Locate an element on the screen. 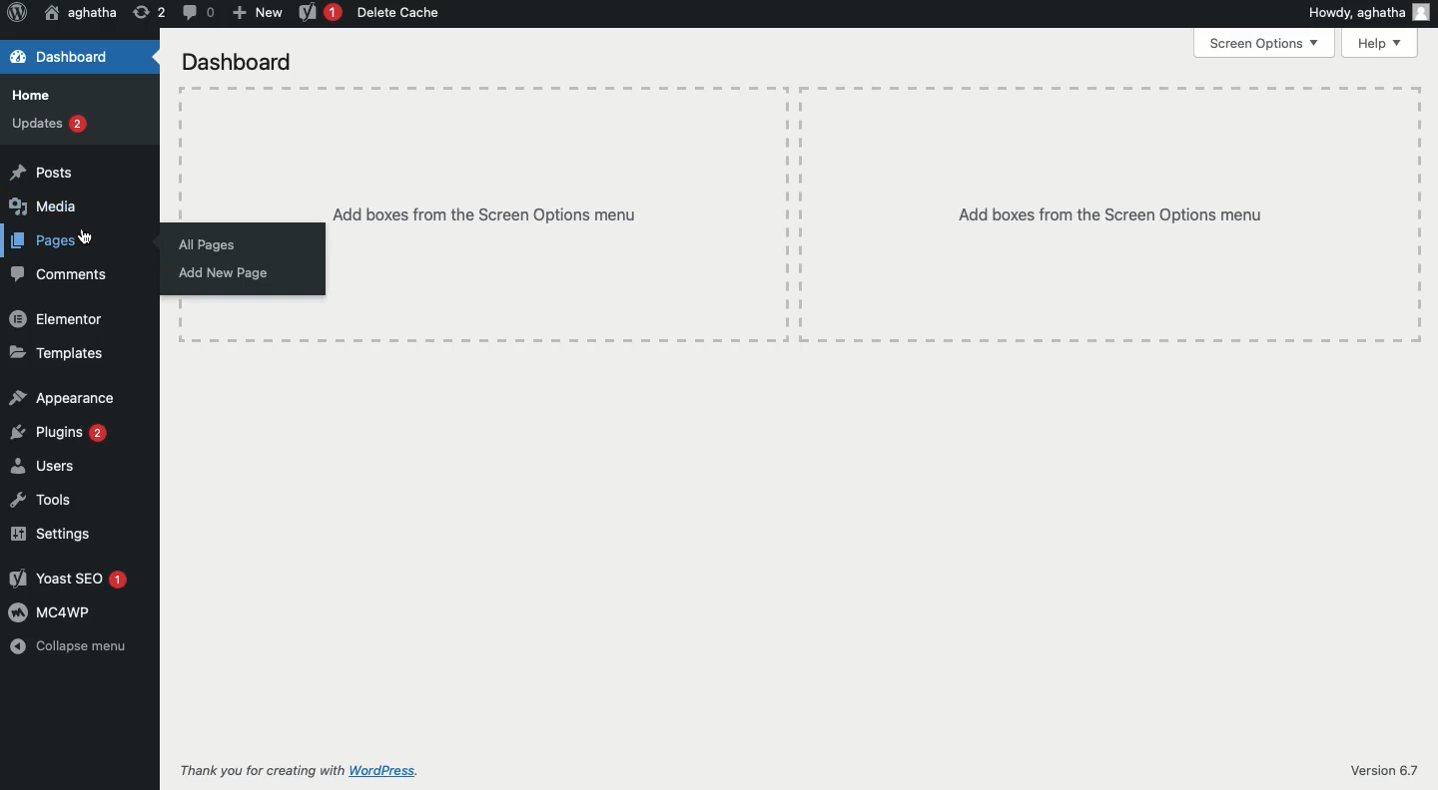 This screenshot has width=1438, height=790. Settings is located at coordinates (47, 535).